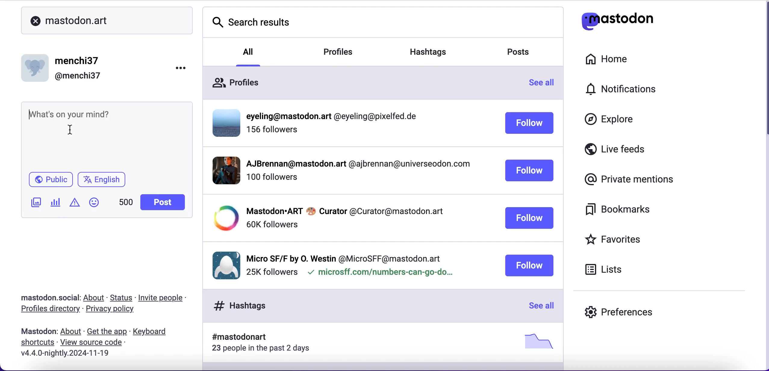  Describe the element at coordinates (237, 305) in the screenshot. I see `hashtags` at that location.